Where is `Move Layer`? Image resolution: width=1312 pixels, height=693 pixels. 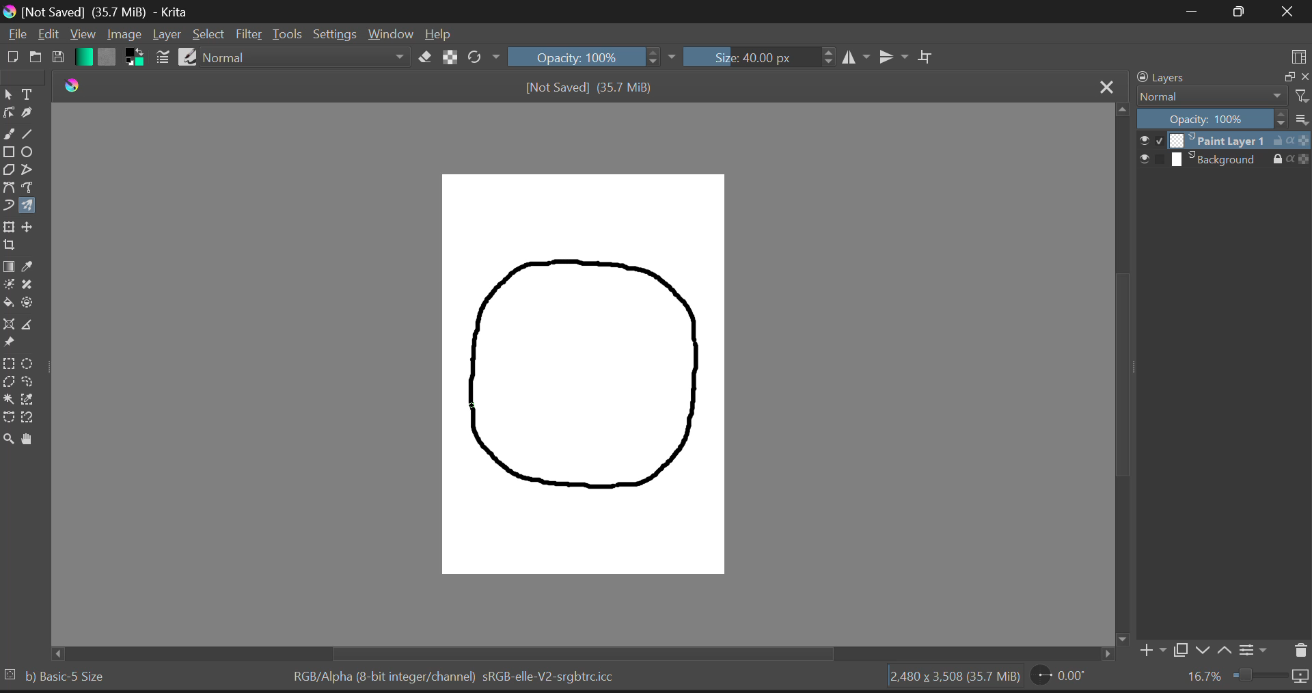 Move Layer is located at coordinates (30, 228).